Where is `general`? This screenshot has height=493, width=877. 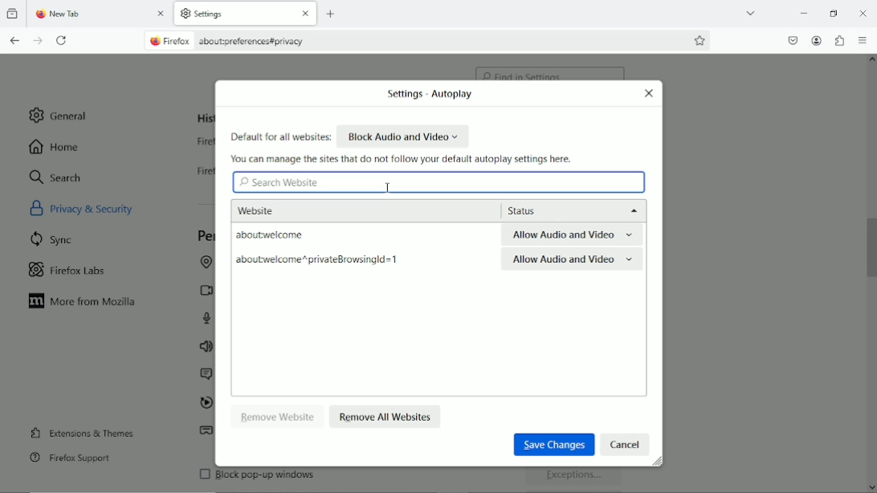 general is located at coordinates (60, 115).